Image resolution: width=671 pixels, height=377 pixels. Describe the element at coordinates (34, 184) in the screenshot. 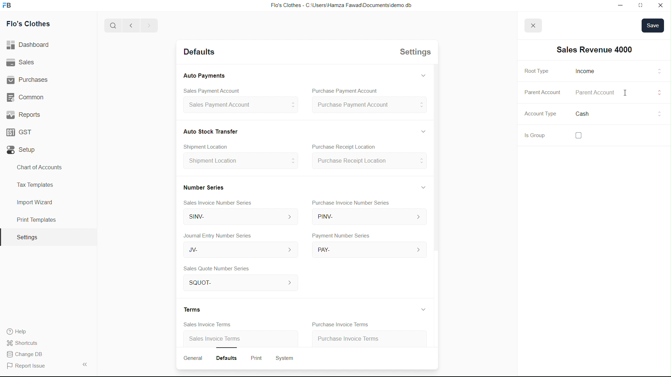

I see `Tax Templates` at that location.